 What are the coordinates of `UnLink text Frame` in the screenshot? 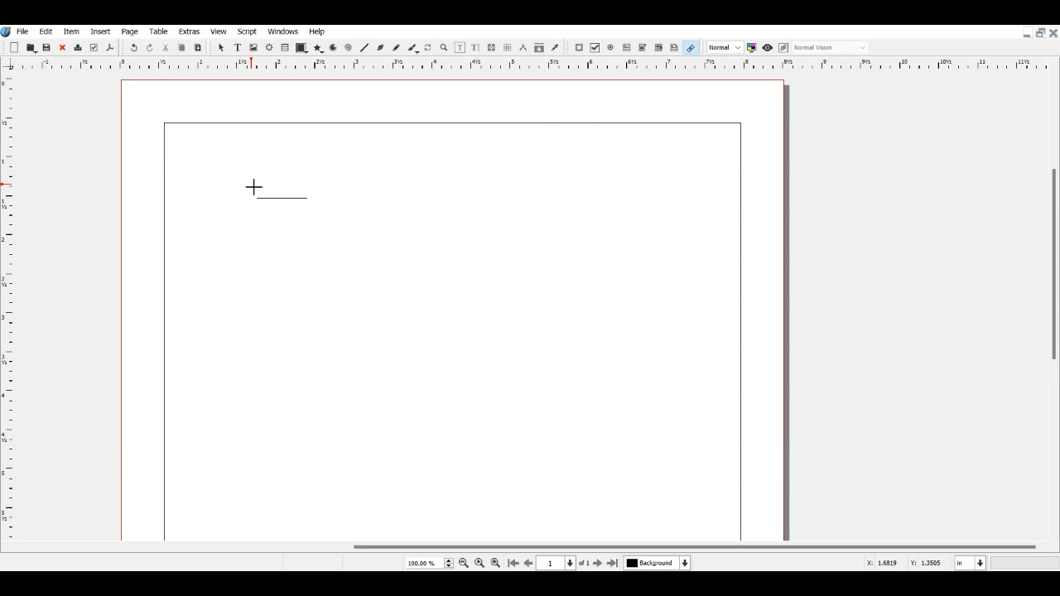 It's located at (508, 48).